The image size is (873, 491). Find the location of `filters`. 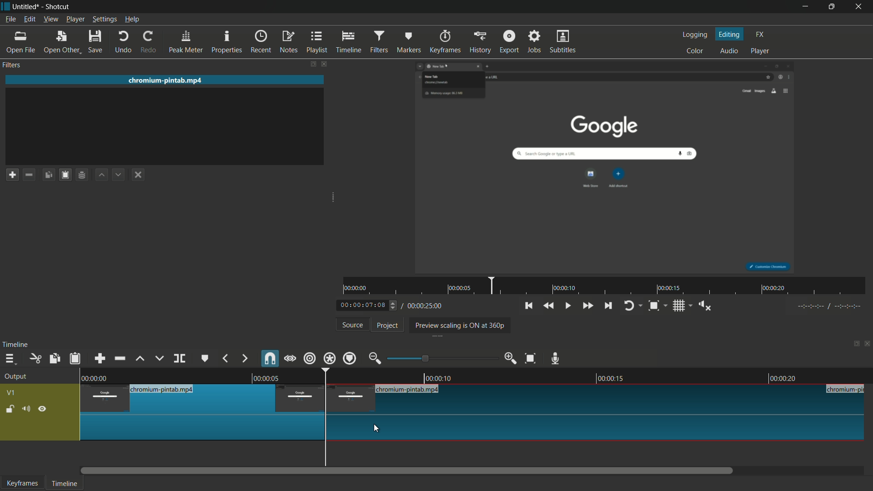

filters is located at coordinates (11, 65).